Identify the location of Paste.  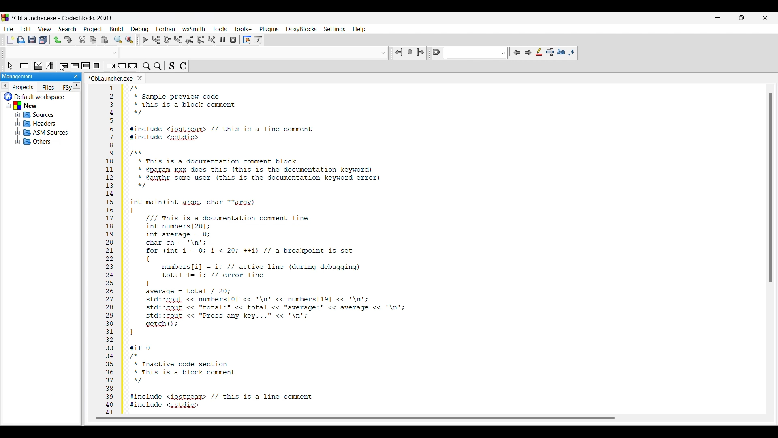
(104, 40).